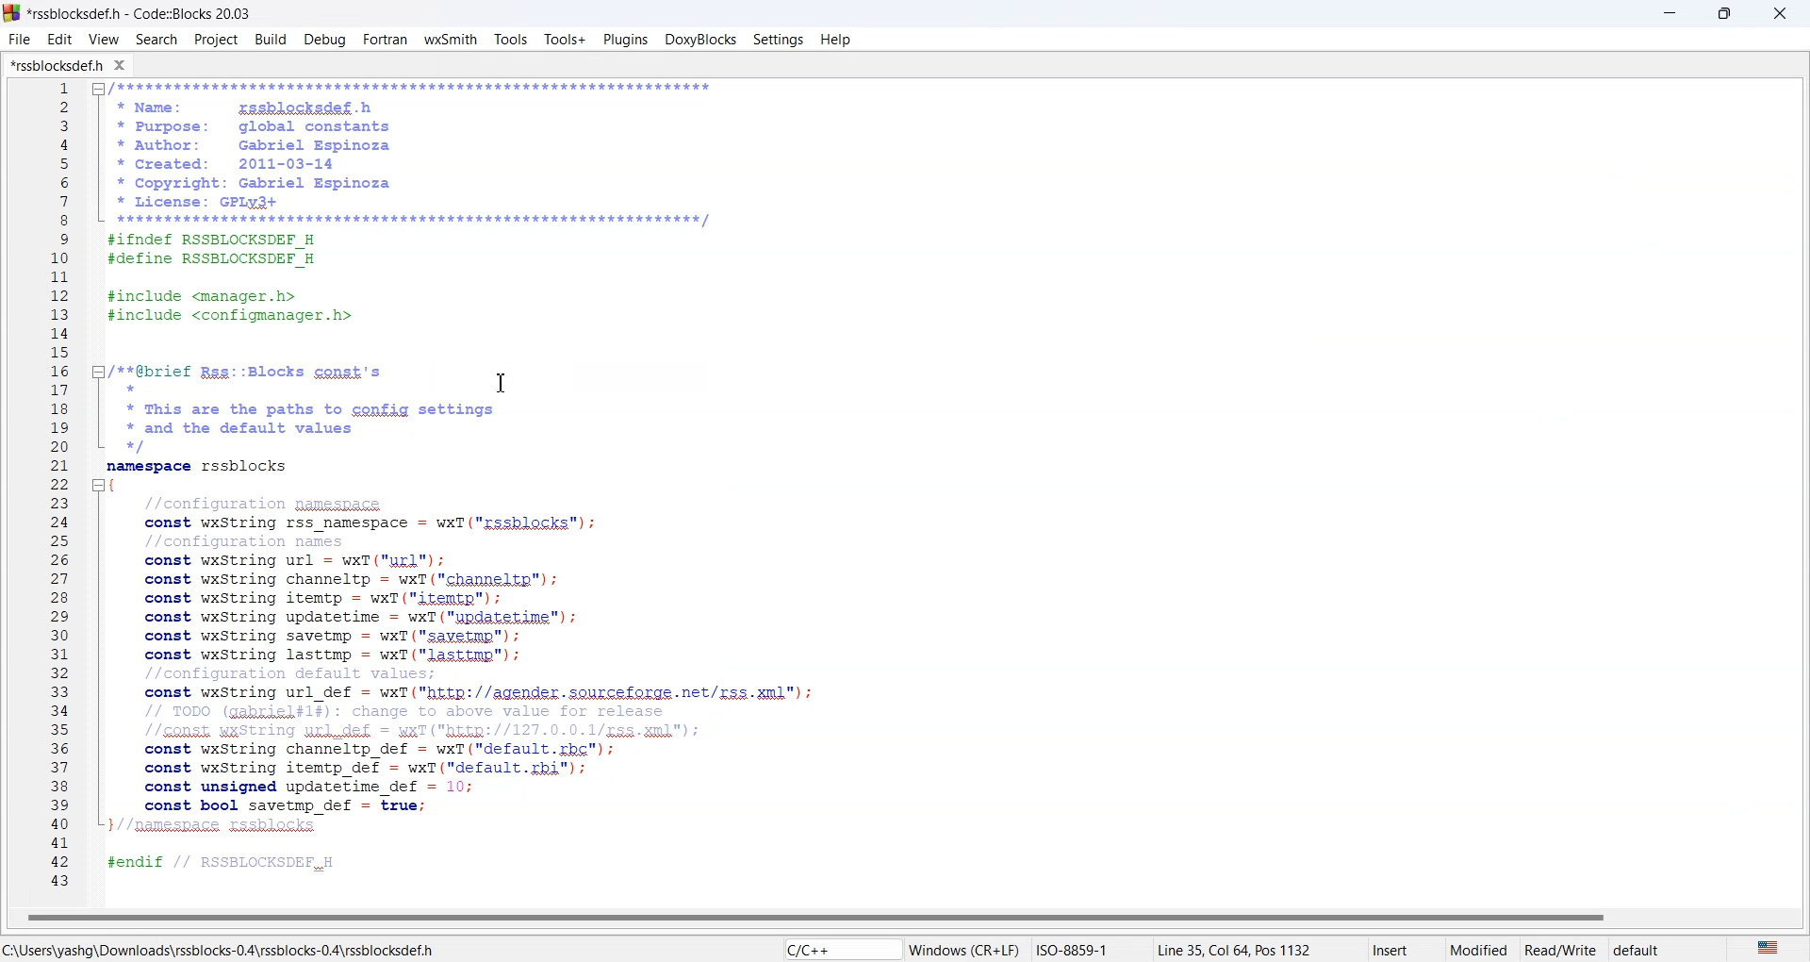 The image size is (1810, 962). What do you see at coordinates (271, 39) in the screenshot?
I see `Build` at bounding box center [271, 39].